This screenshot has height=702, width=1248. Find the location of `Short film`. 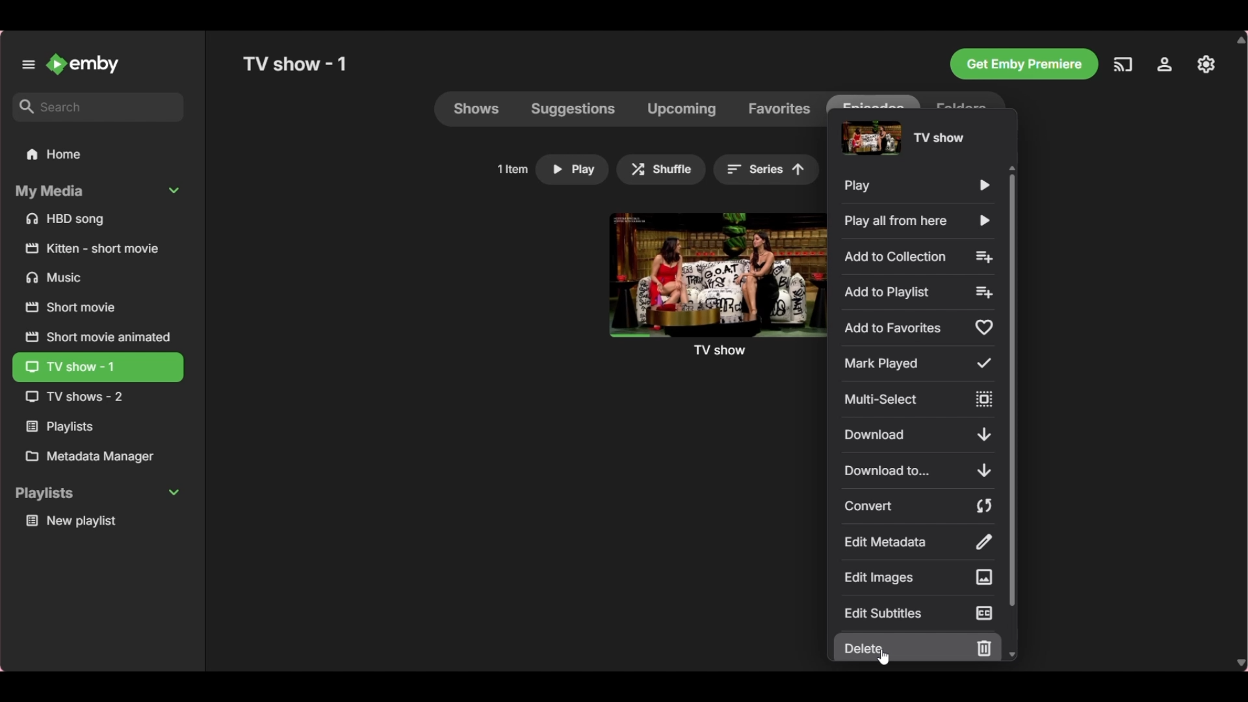

Short film is located at coordinates (97, 307).